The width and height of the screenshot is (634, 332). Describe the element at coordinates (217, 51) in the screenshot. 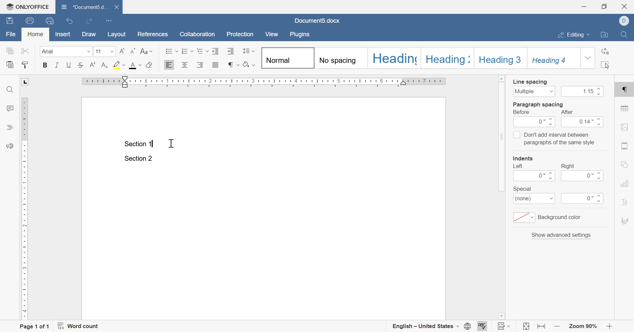

I see `Decrease indent` at that location.